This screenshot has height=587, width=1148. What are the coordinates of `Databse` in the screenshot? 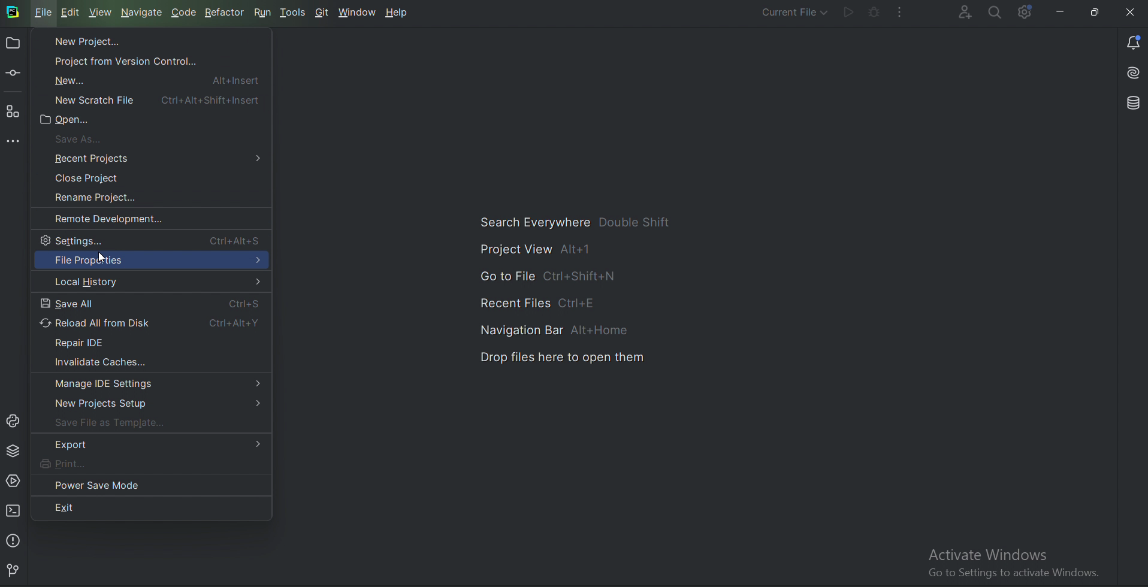 It's located at (1136, 102).